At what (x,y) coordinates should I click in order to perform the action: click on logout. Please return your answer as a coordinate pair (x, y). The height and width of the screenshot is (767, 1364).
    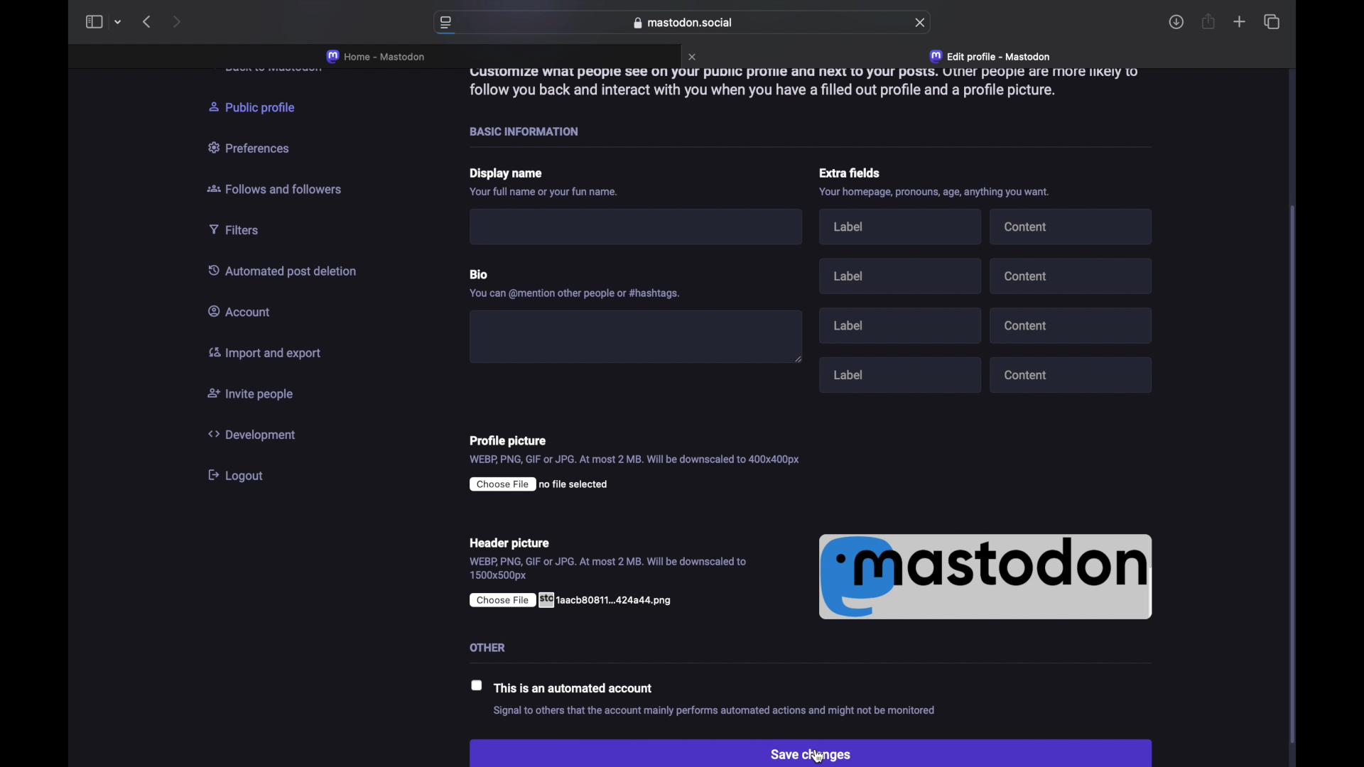
    Looking at the image, I should click on (247, 474).